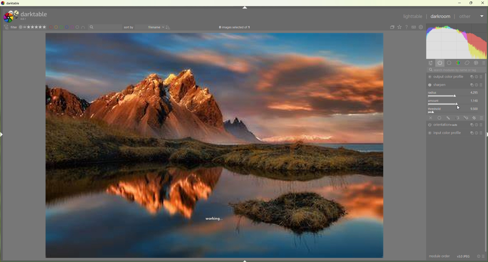 This screenshot has height=262, width=488. Describe the element at coordinates (477, 77) in the screenshot. I see `copy, reset and presets` at that location.